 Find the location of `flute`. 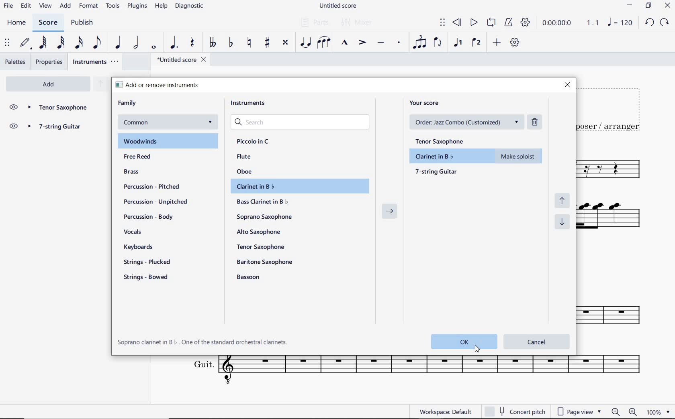

flute is located at coordinates (244, 156).